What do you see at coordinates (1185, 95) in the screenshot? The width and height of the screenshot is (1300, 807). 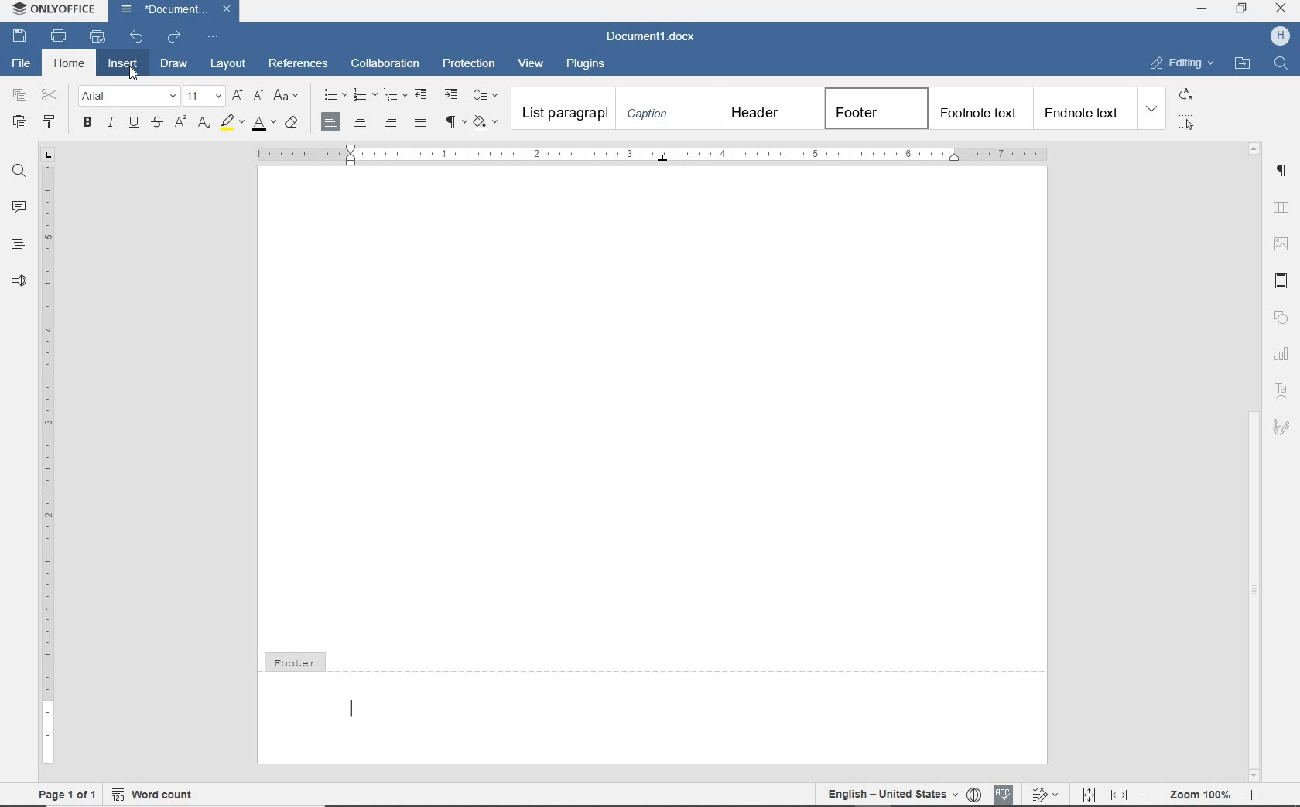 I see `replace` at bounding box center [1185, 95].